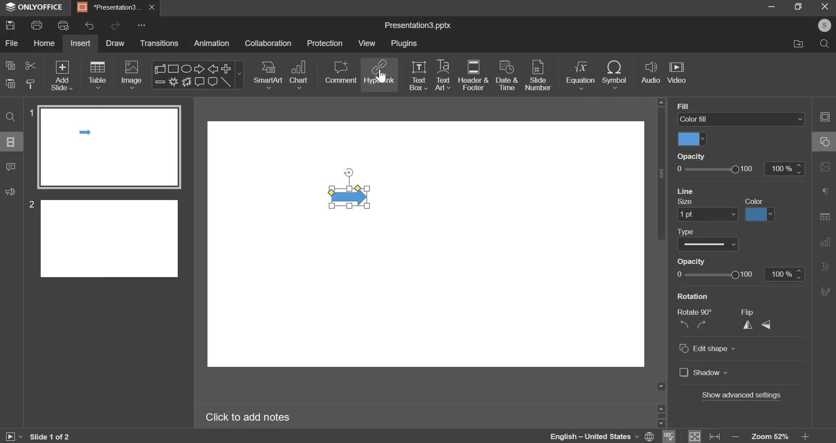 The height and width of the screenshot is (443, 836). Describe the element at coordinates (690, 261) in the screenshot. I see `opacity` at that location.